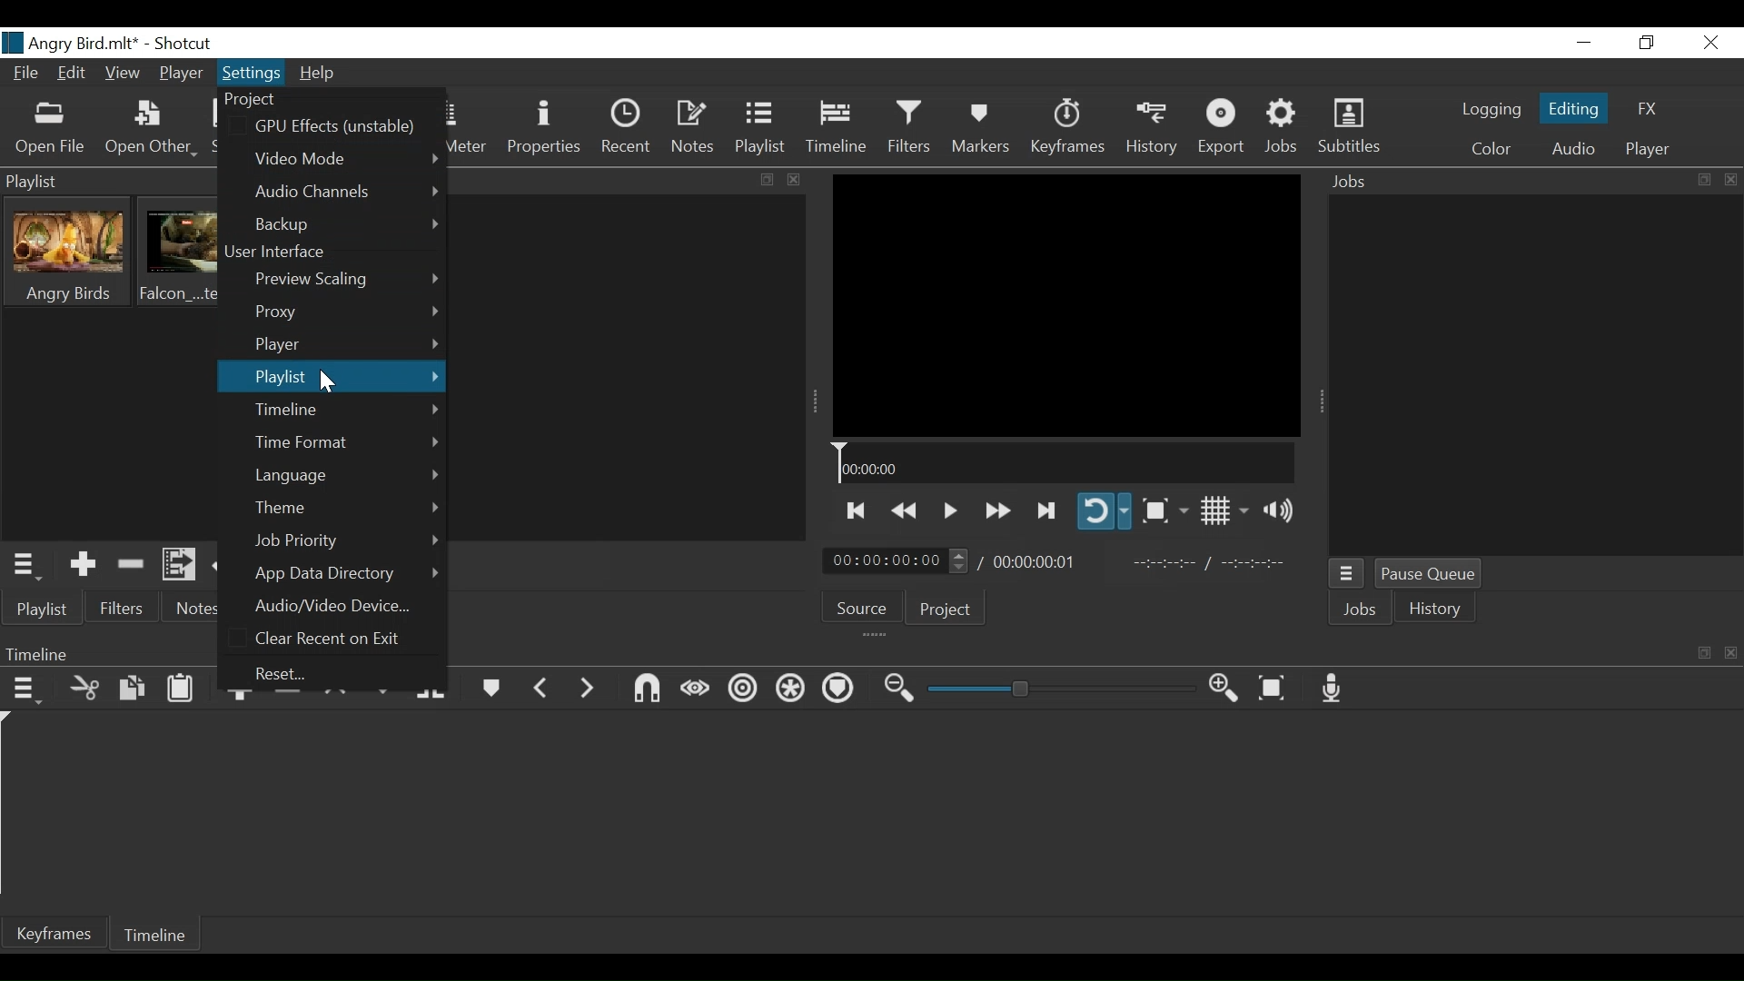 Image resolution: width=1744 pixels, height=981 pixels. Describe the element at coordinates (1535, 376) in the screenshot. I see `Jobs Panel` at that location.